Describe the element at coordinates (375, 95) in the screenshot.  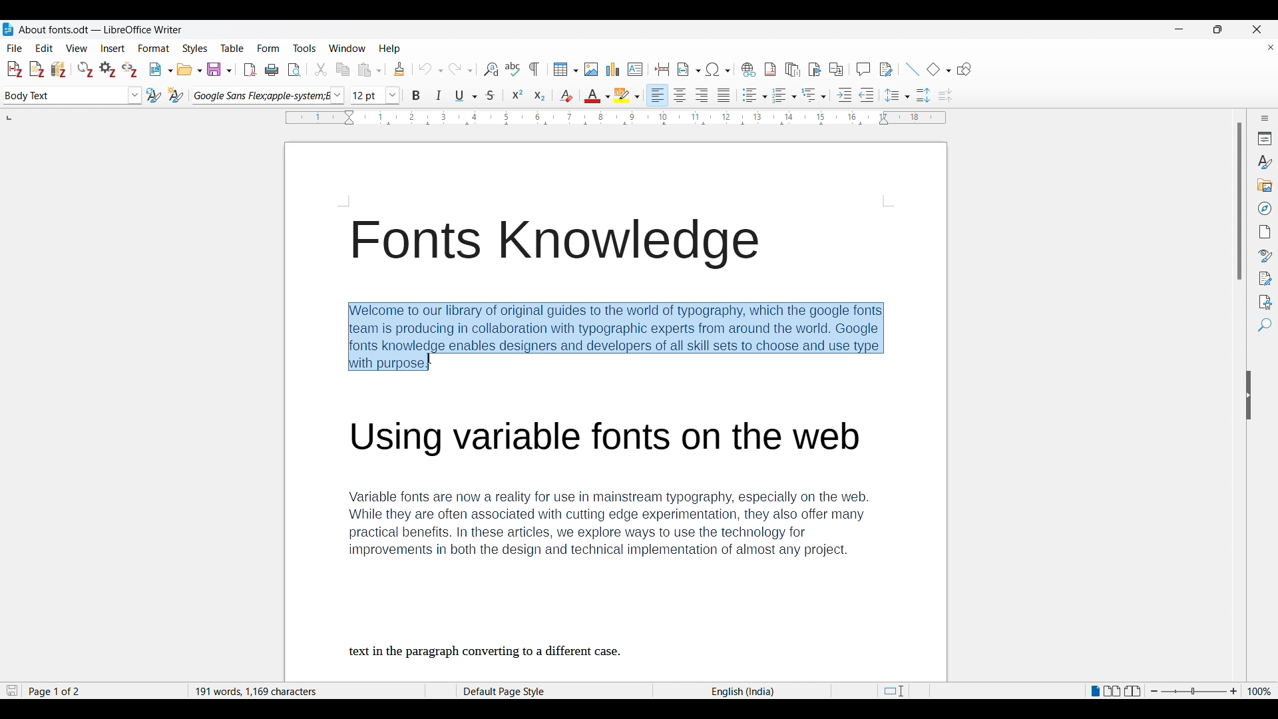
I see `Text size options` at that location.